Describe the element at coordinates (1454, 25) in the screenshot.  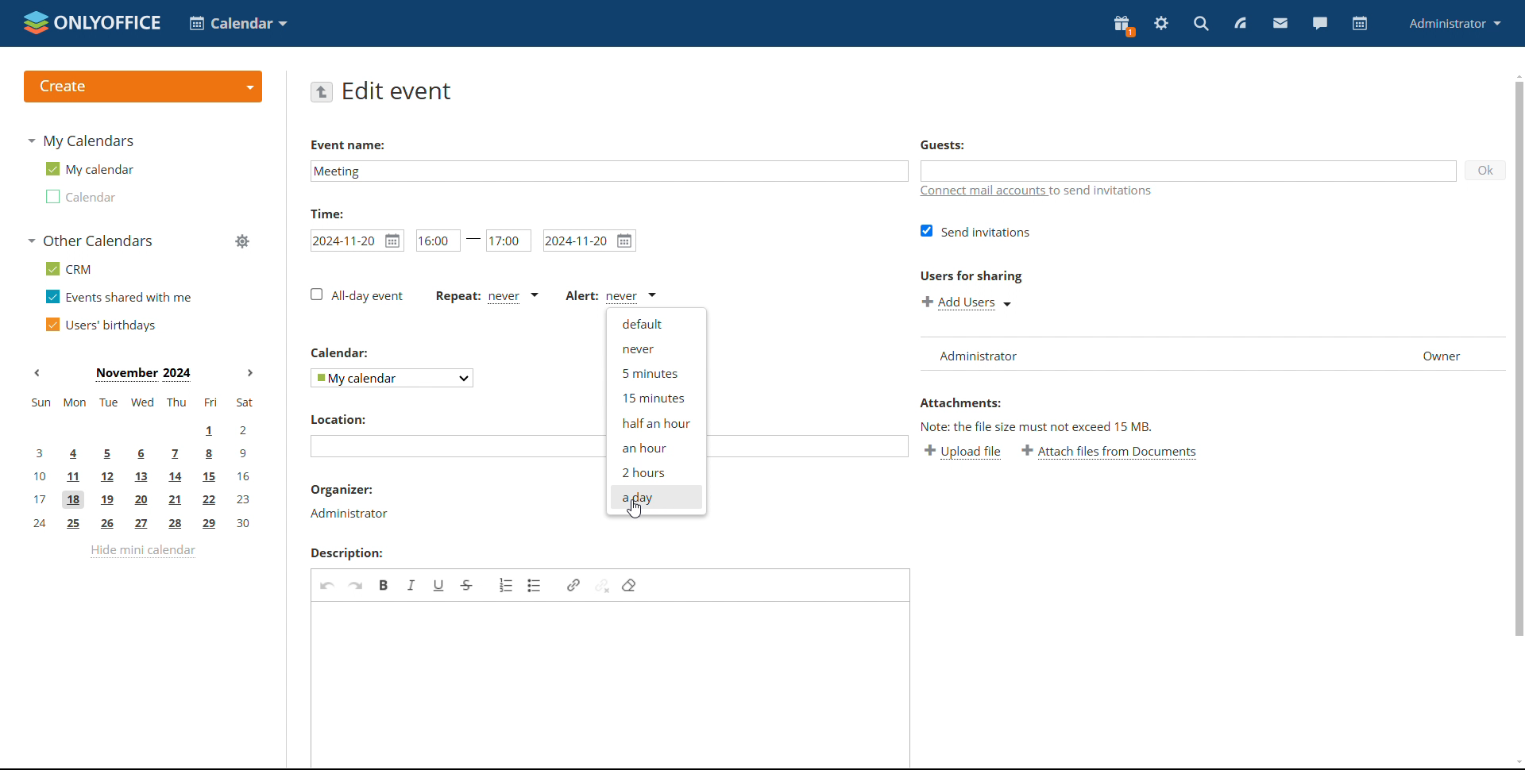
I see `profile` at that location.